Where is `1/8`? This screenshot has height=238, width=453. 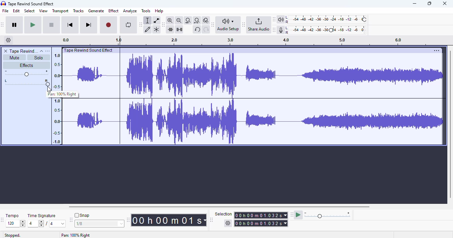
1/8 is located at coordinates (99, 224).